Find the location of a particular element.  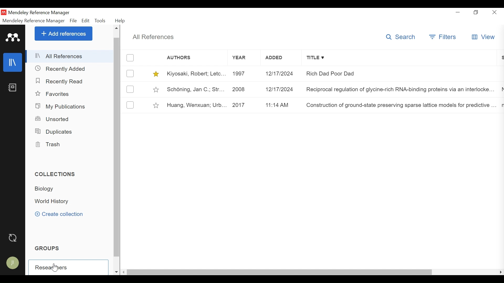

My Publications is located at coordinates (60, 107).